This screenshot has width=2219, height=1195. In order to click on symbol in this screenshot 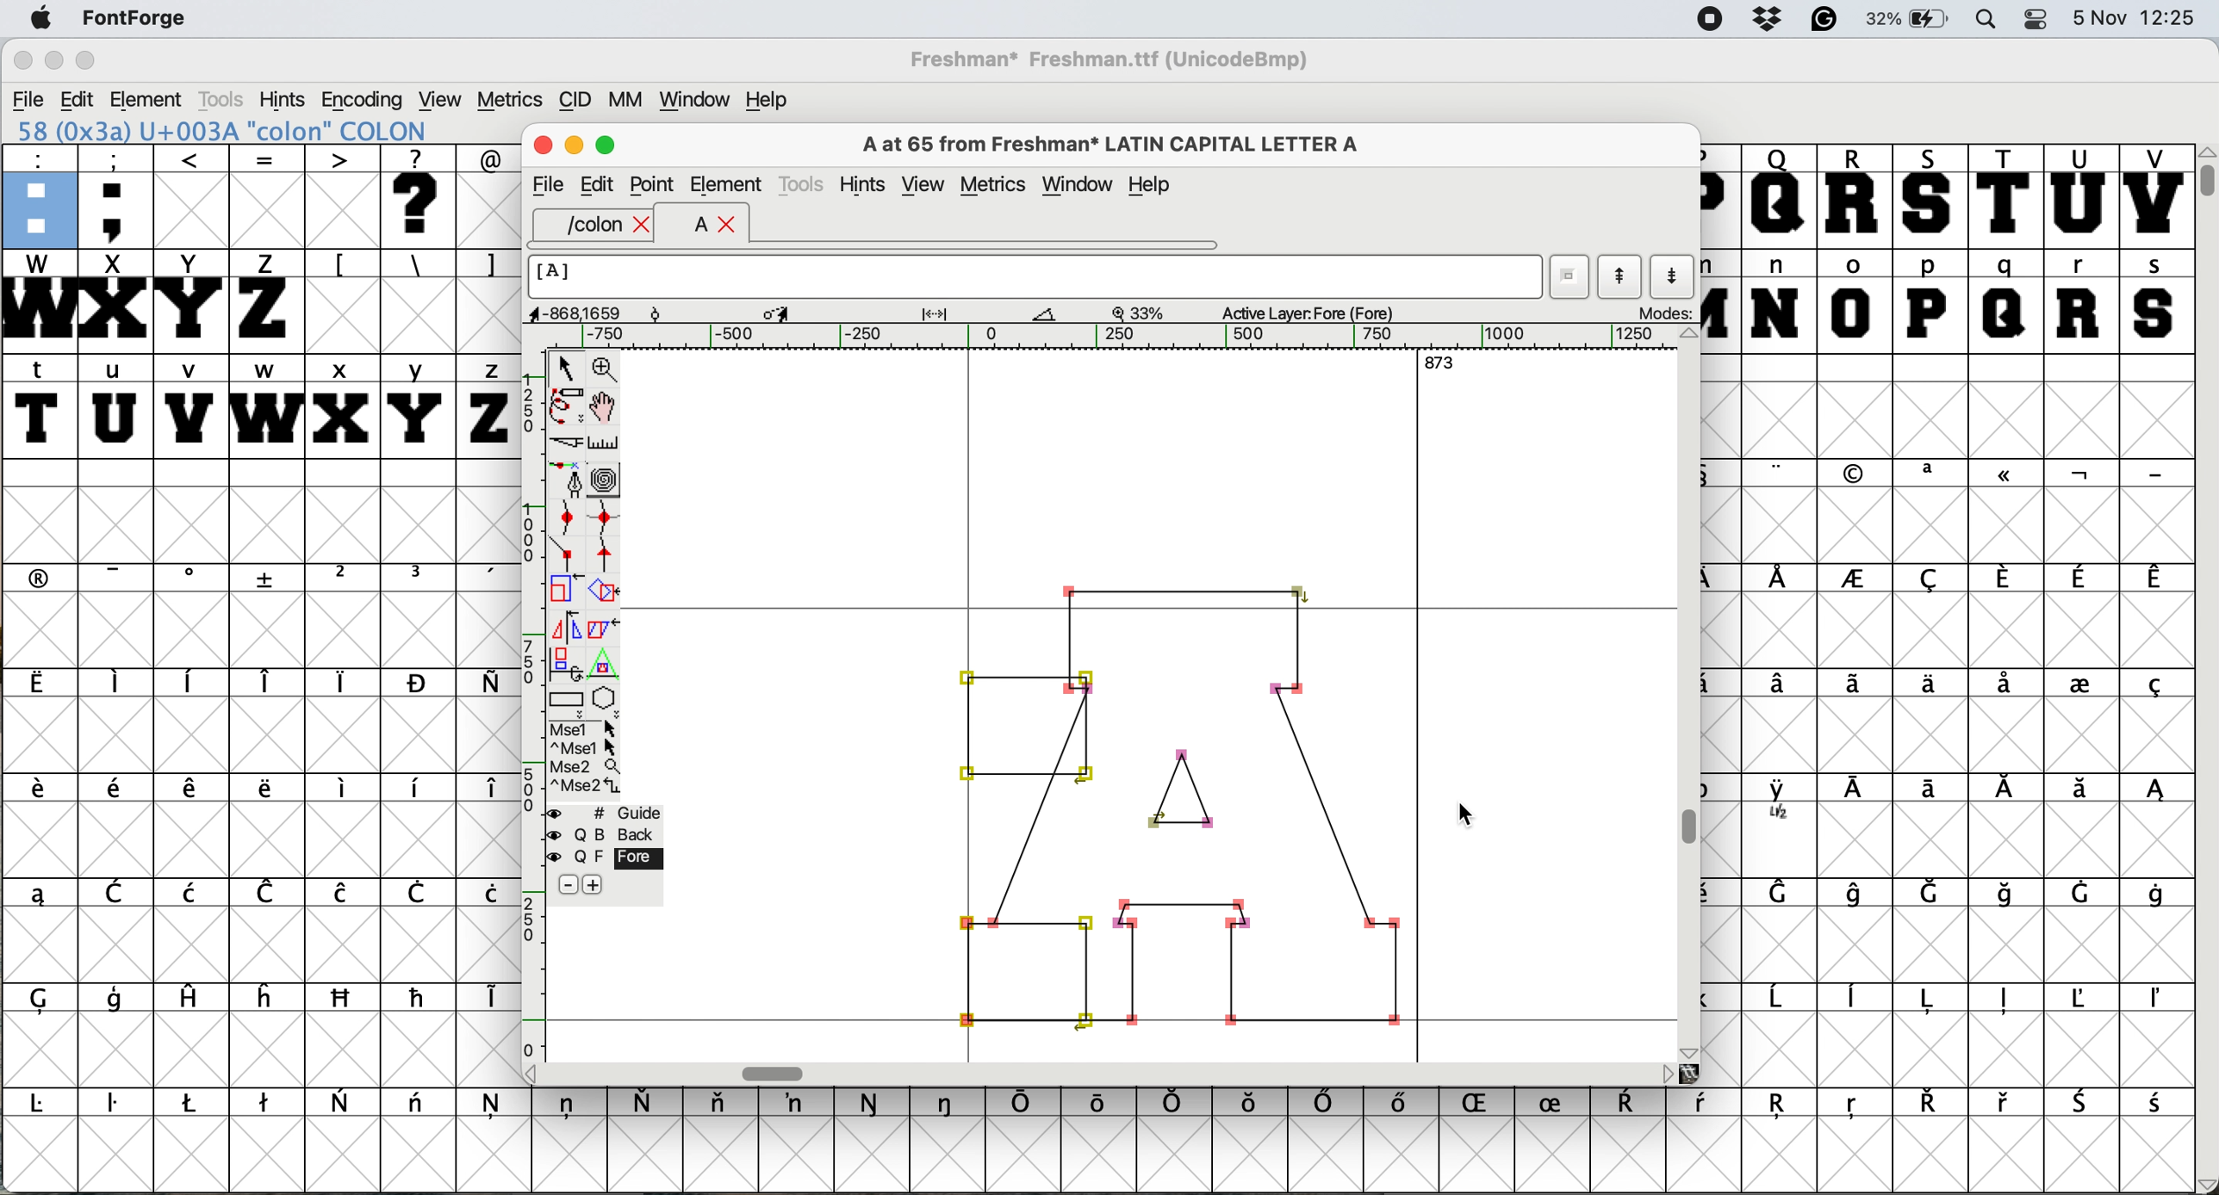, I will do `click(1025, 1104)`.